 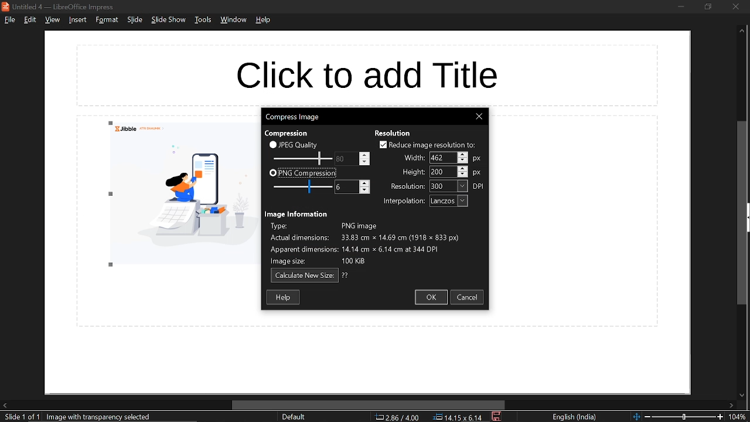 What do you see at coordinates (284, 297) in the screenshot?
I see `help` at bounding box center [284, 297].